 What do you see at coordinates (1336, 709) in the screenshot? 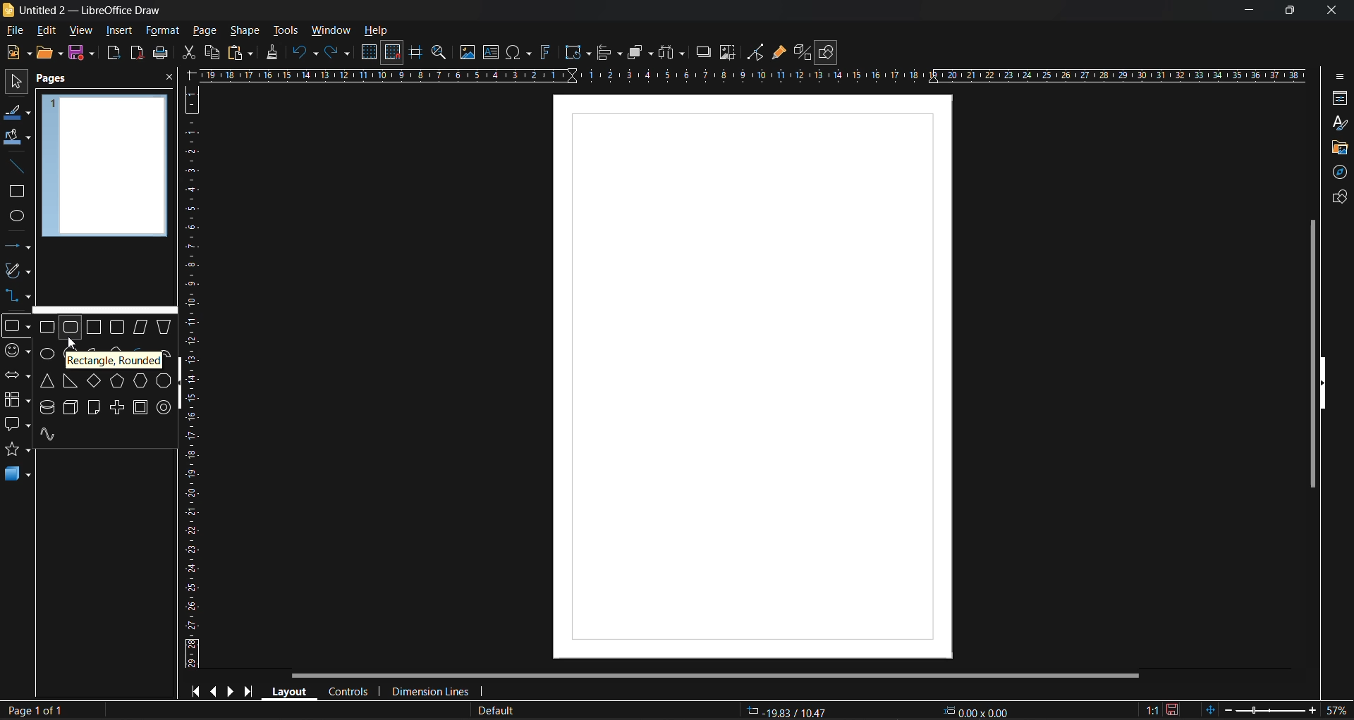
I see `zoom factor` at bounding box center [1336, 709].